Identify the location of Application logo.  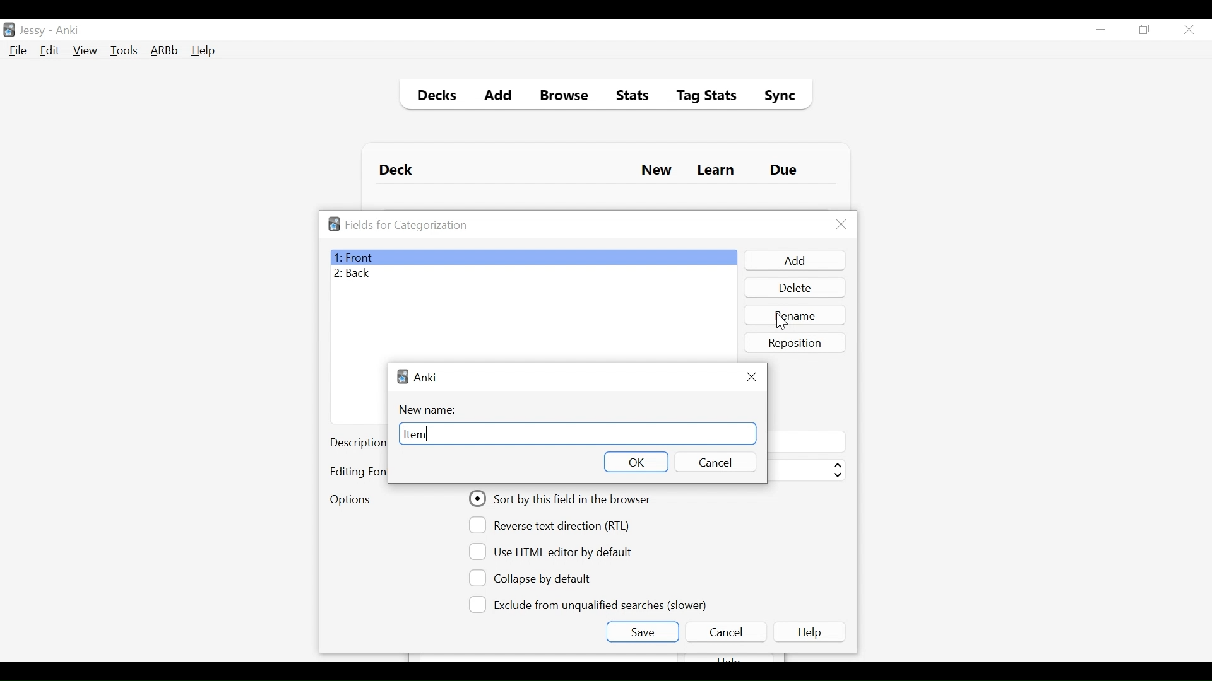
(334, 224).